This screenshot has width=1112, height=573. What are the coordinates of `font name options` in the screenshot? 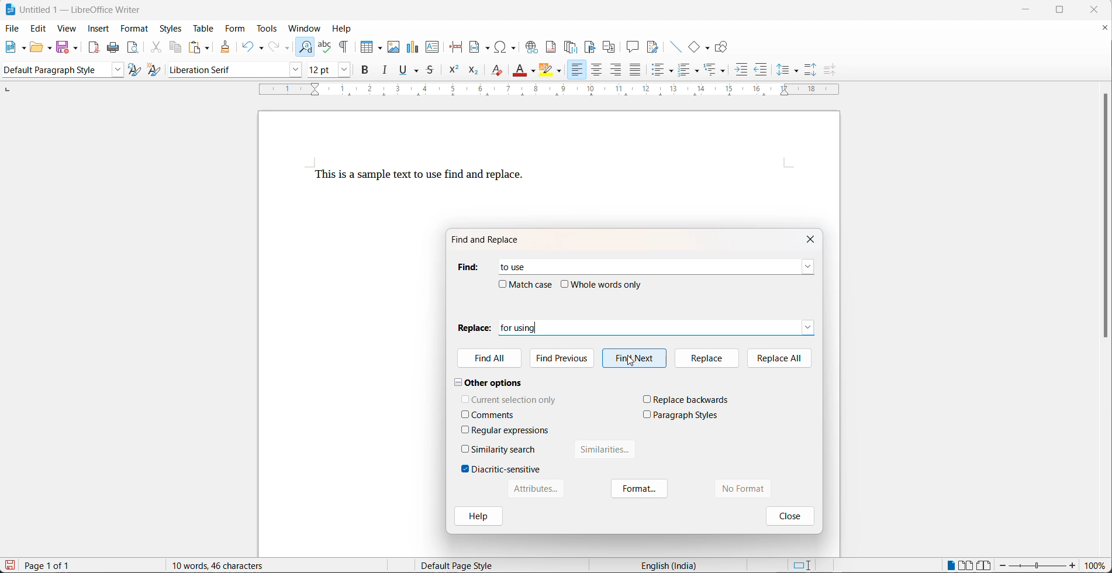 It's located at (293, 70).